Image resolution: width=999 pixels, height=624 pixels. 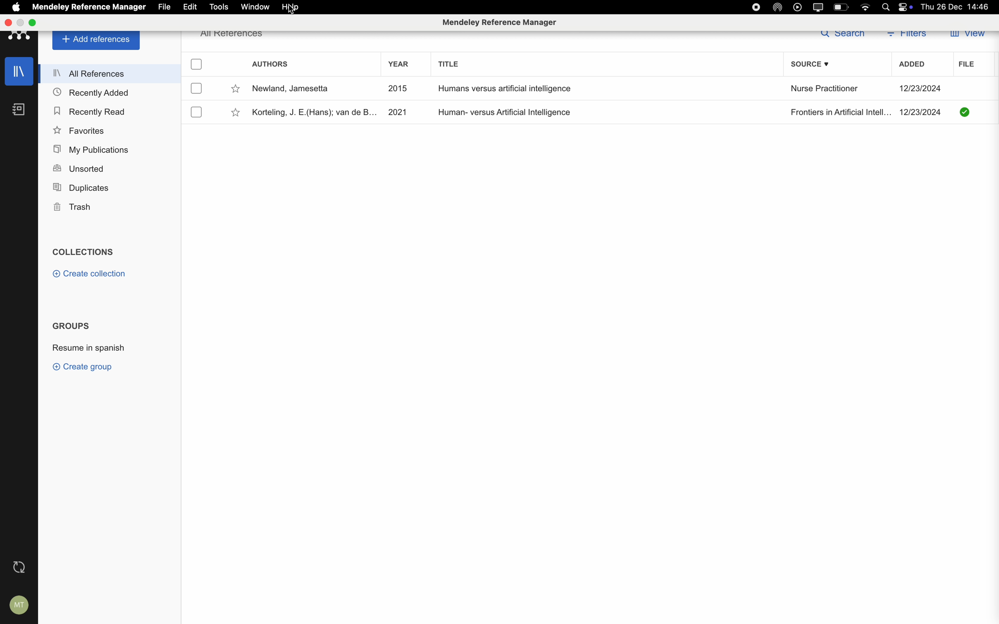 What do you see at coordinates (93, 150) in the screenshot?
I see `My Publications` at bounding box center [93, 150].